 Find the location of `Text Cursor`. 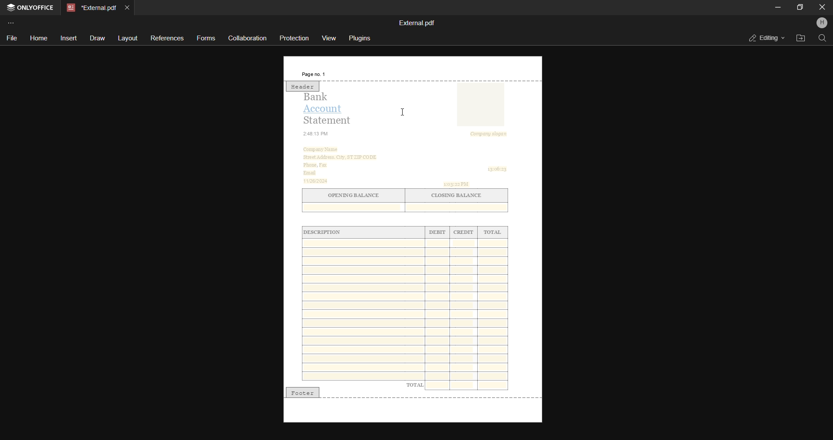

Text Cursor is located at coordinates (407, 115).